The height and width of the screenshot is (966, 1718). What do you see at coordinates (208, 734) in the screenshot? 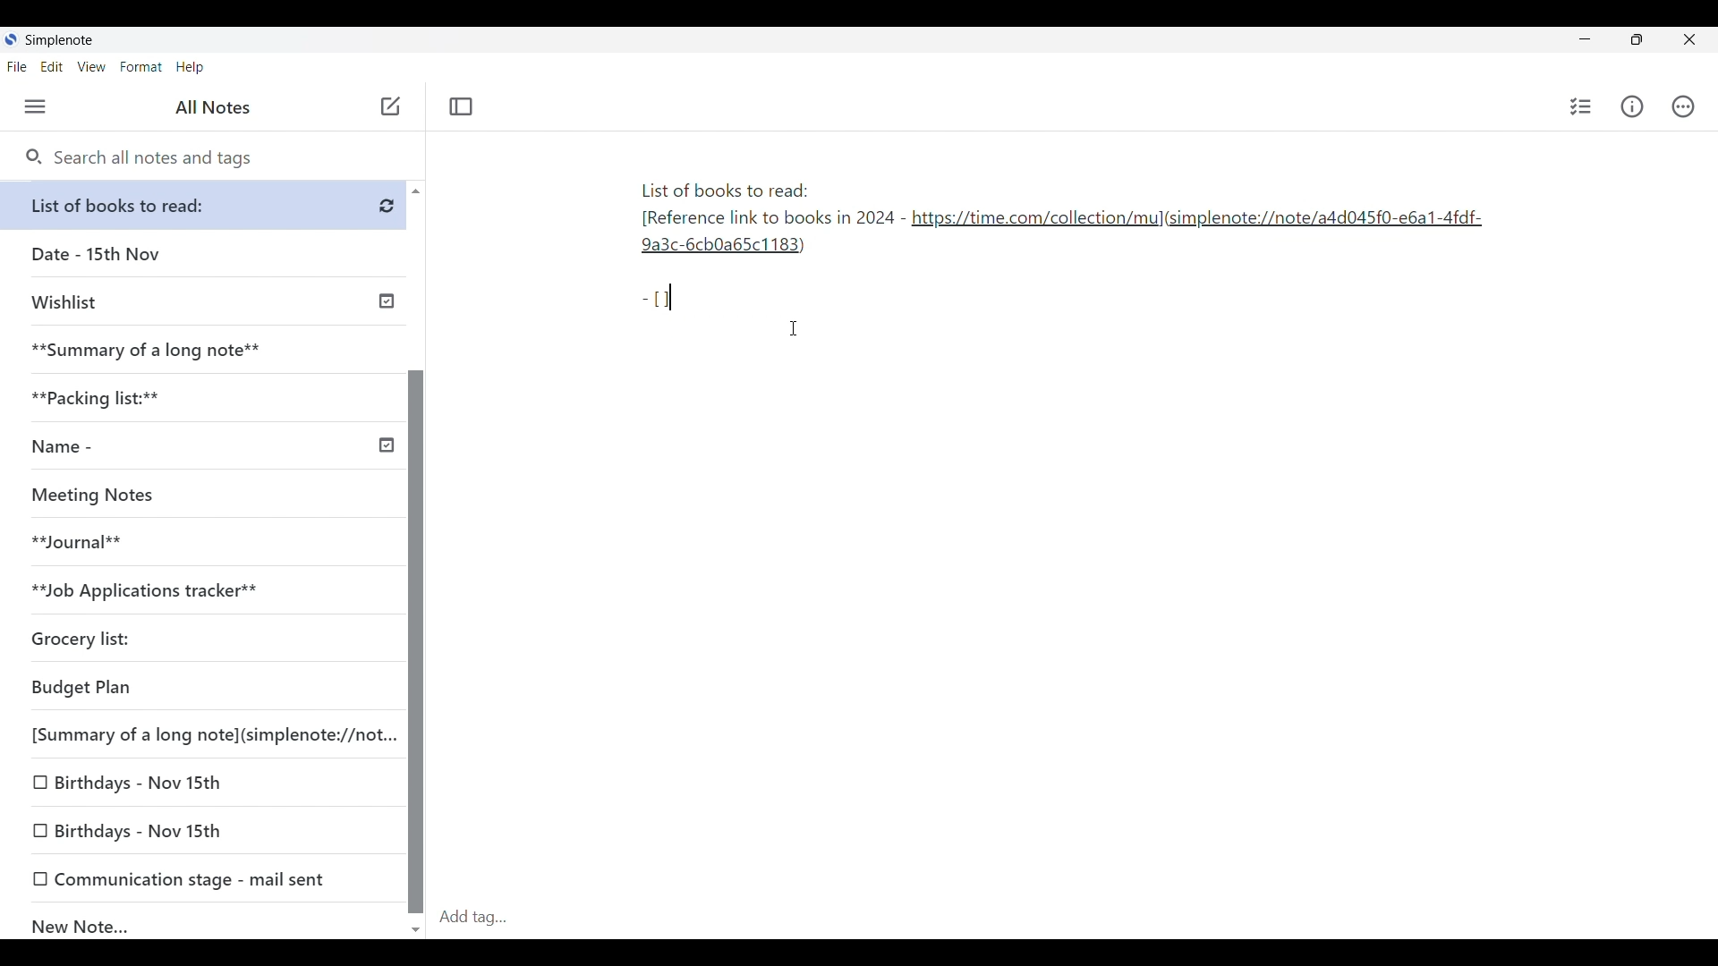
I see `[Summary of a long note](simplenote://not...` at bounding box center [208, 734].